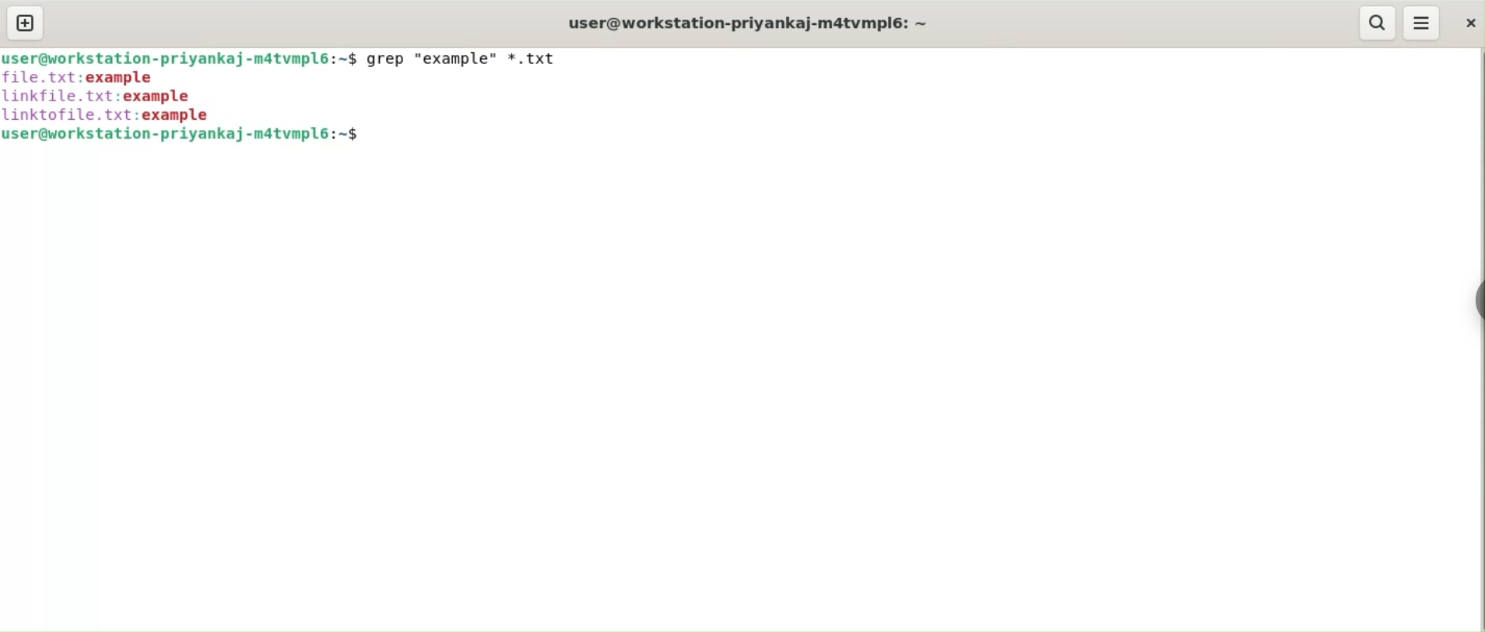  What do you see at coordinates (1477, 298) in the screenshot?
I see `sidebar` at bounding box center [1477, 298].